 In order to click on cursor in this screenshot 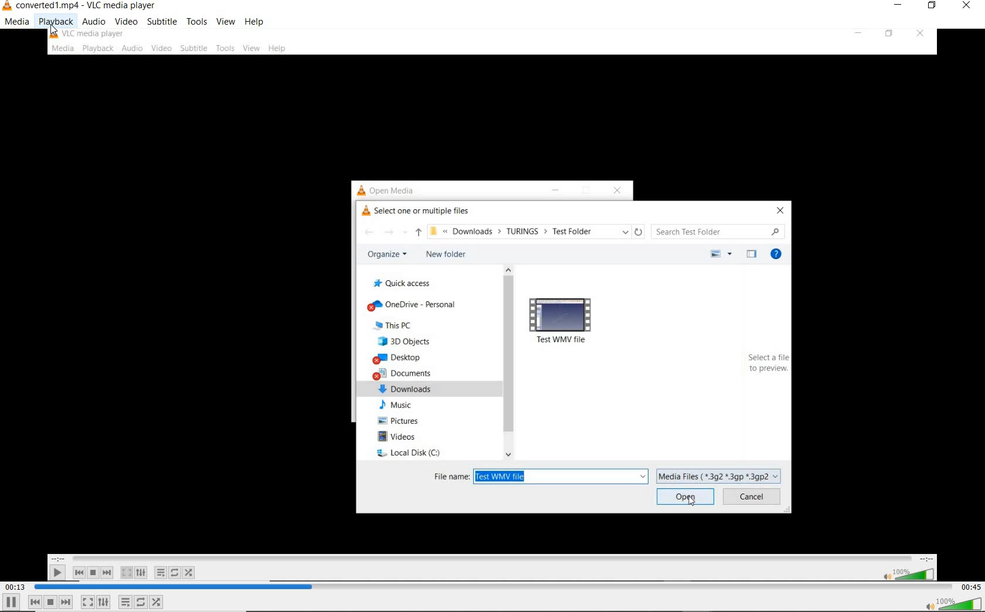, I will do `click(55, 30)`.